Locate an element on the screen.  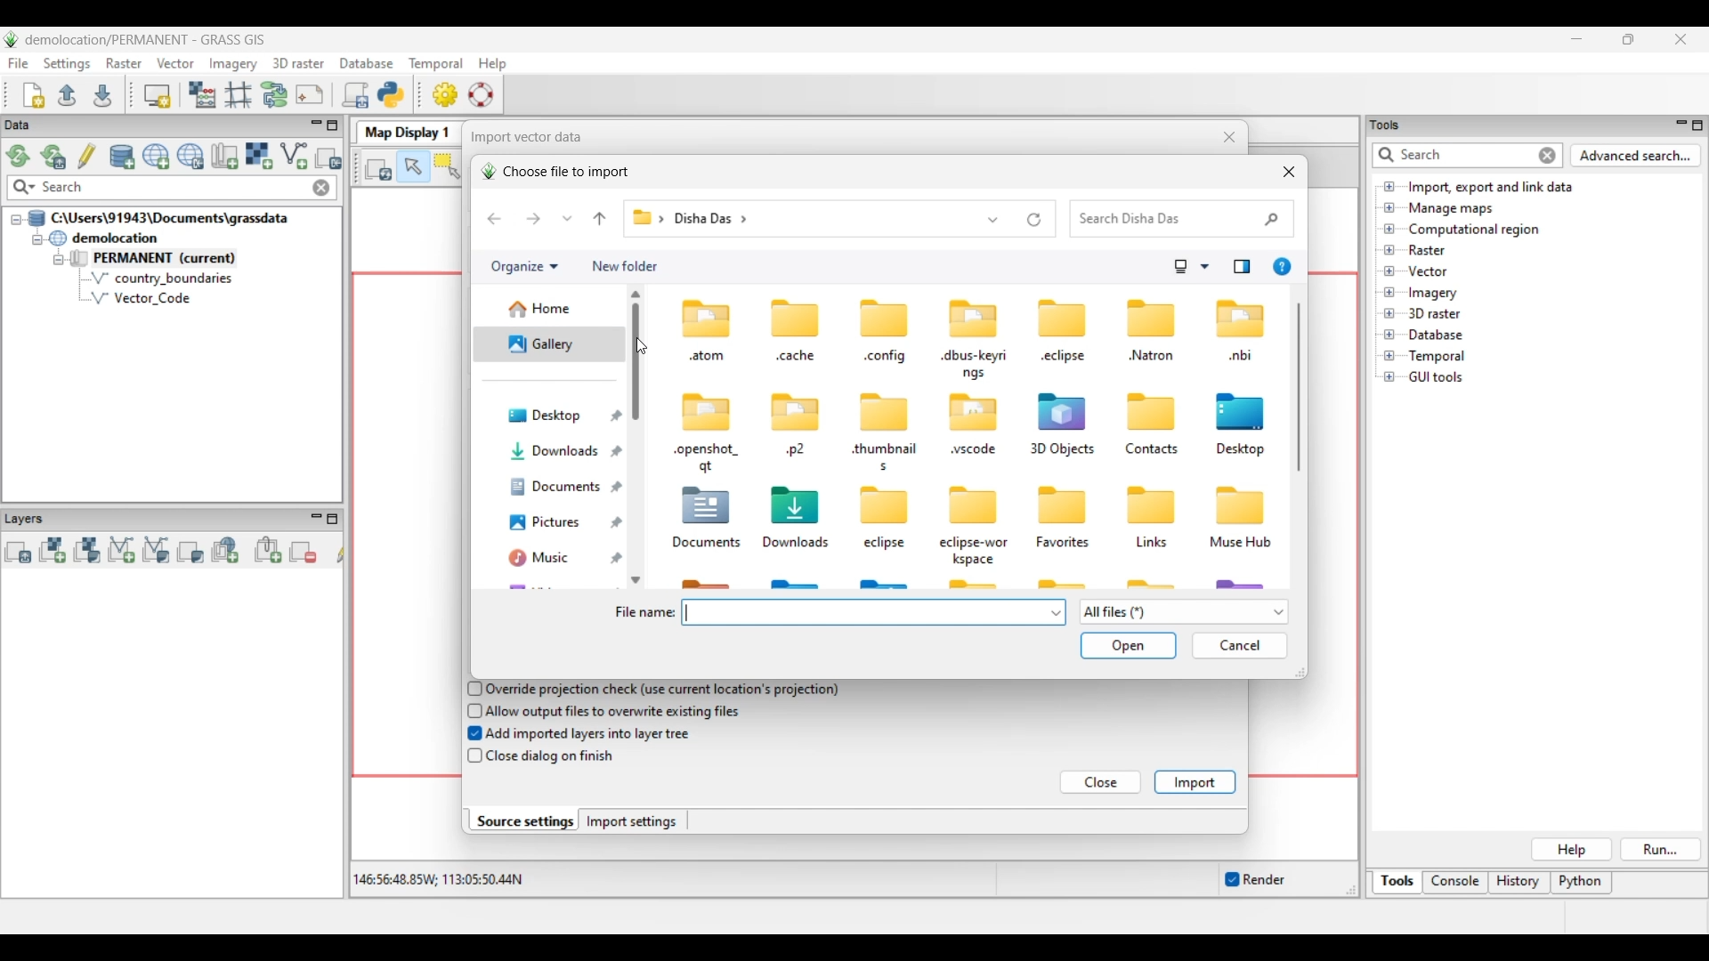
File name: is located at coordinates (644, 613).